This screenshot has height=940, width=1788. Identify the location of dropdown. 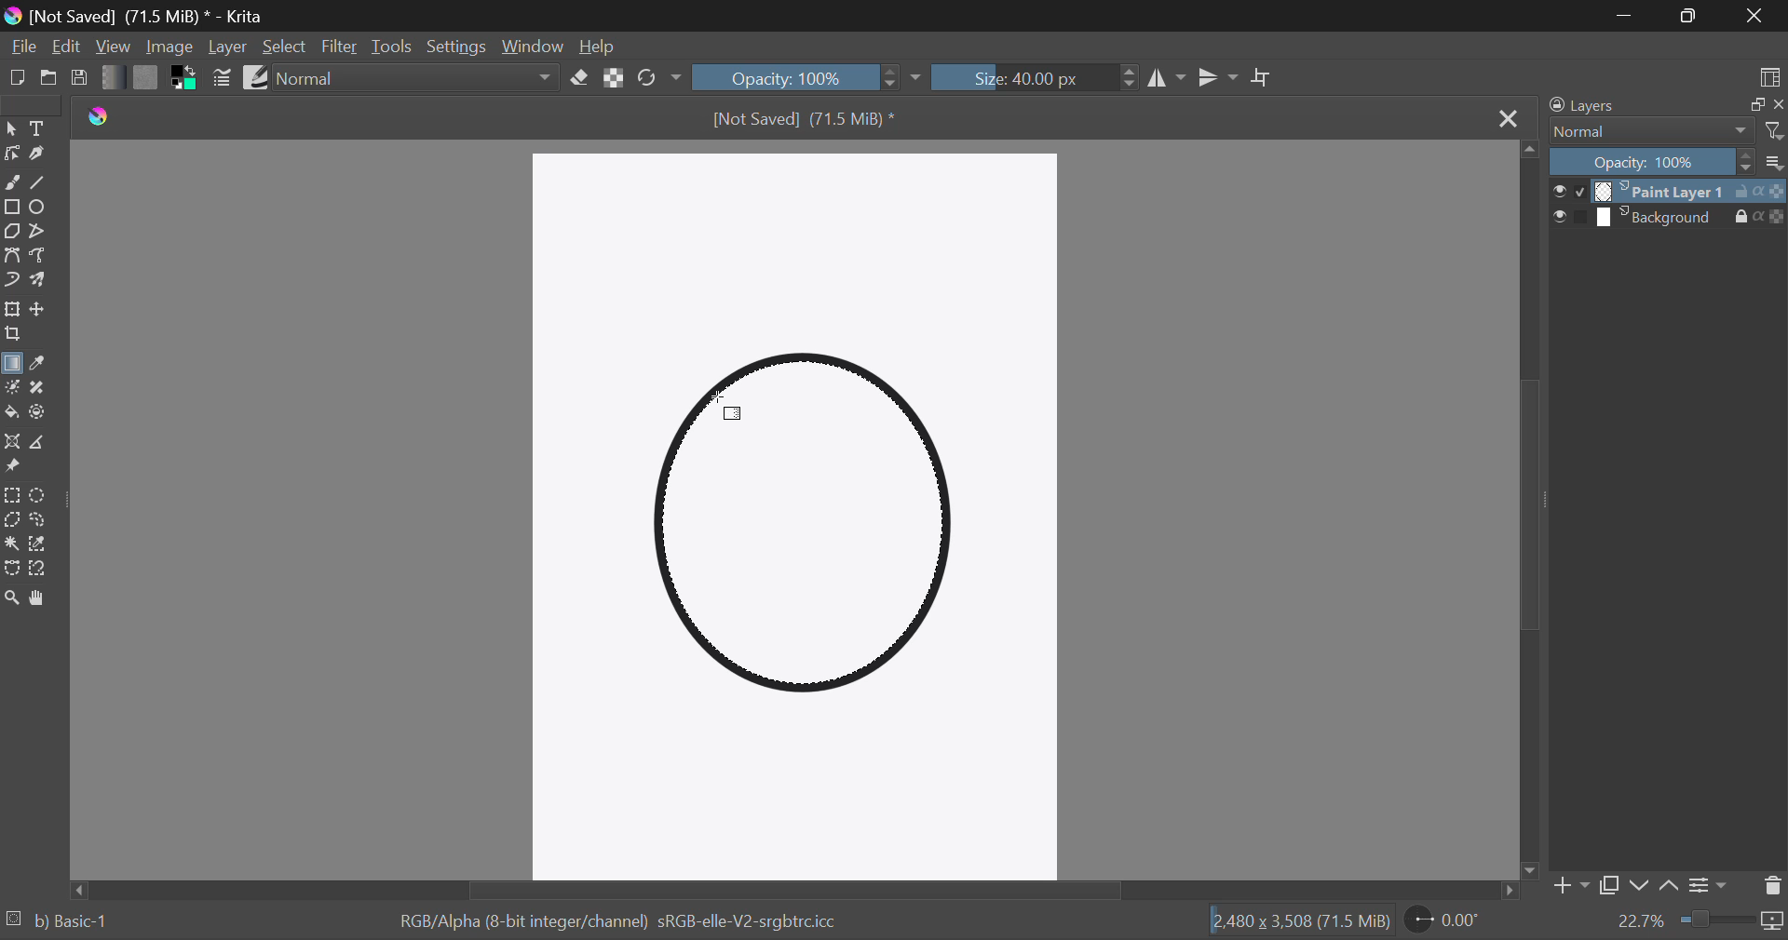
(918, 79).